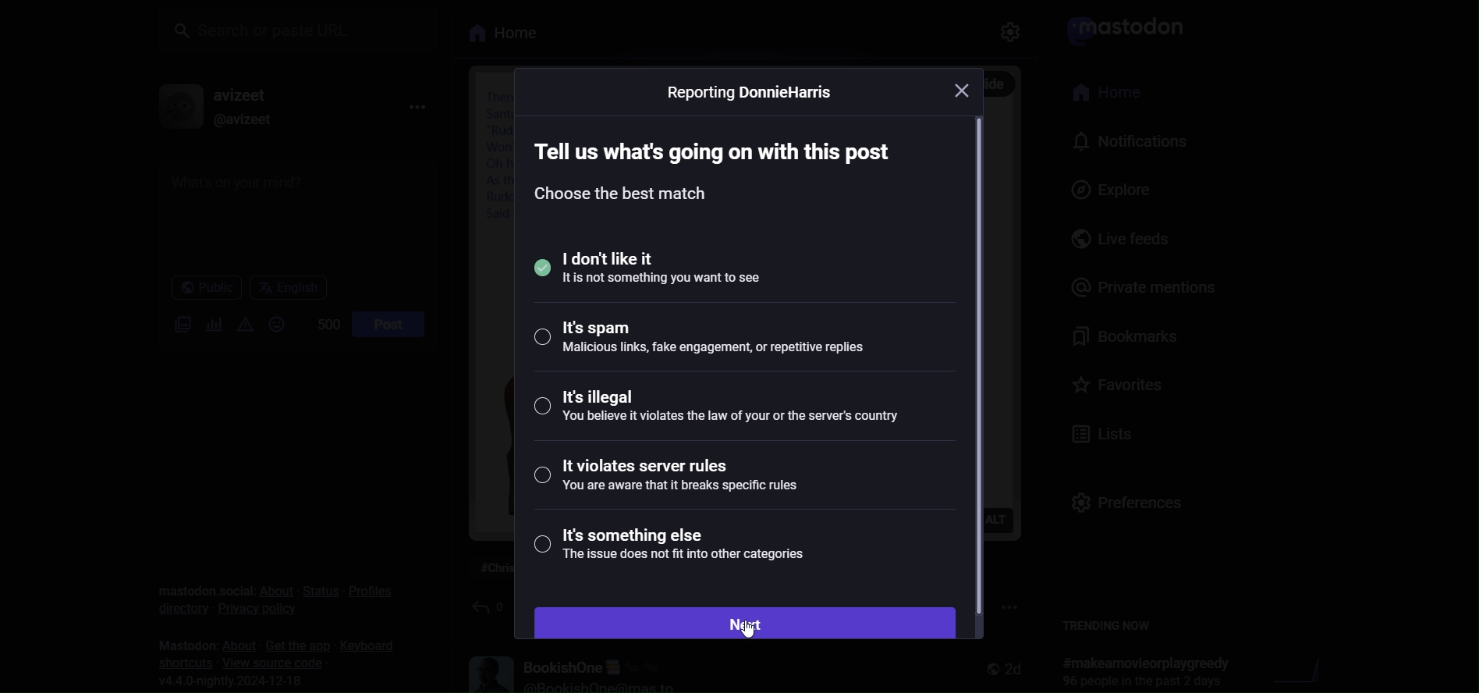 The height and width of the screenshot is (693, 1479). What do you see at coordinates (317, 591) in the screenshot?
I see `status` at bounding box center [317, 591].